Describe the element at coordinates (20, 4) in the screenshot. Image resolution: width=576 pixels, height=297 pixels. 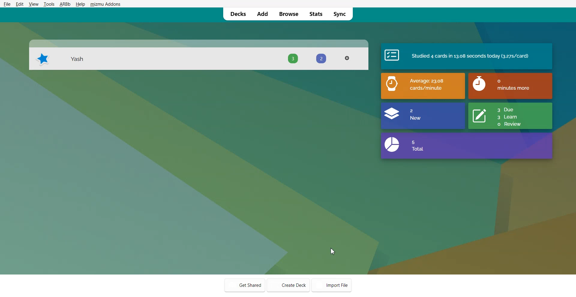
I see `Edit` at that location.